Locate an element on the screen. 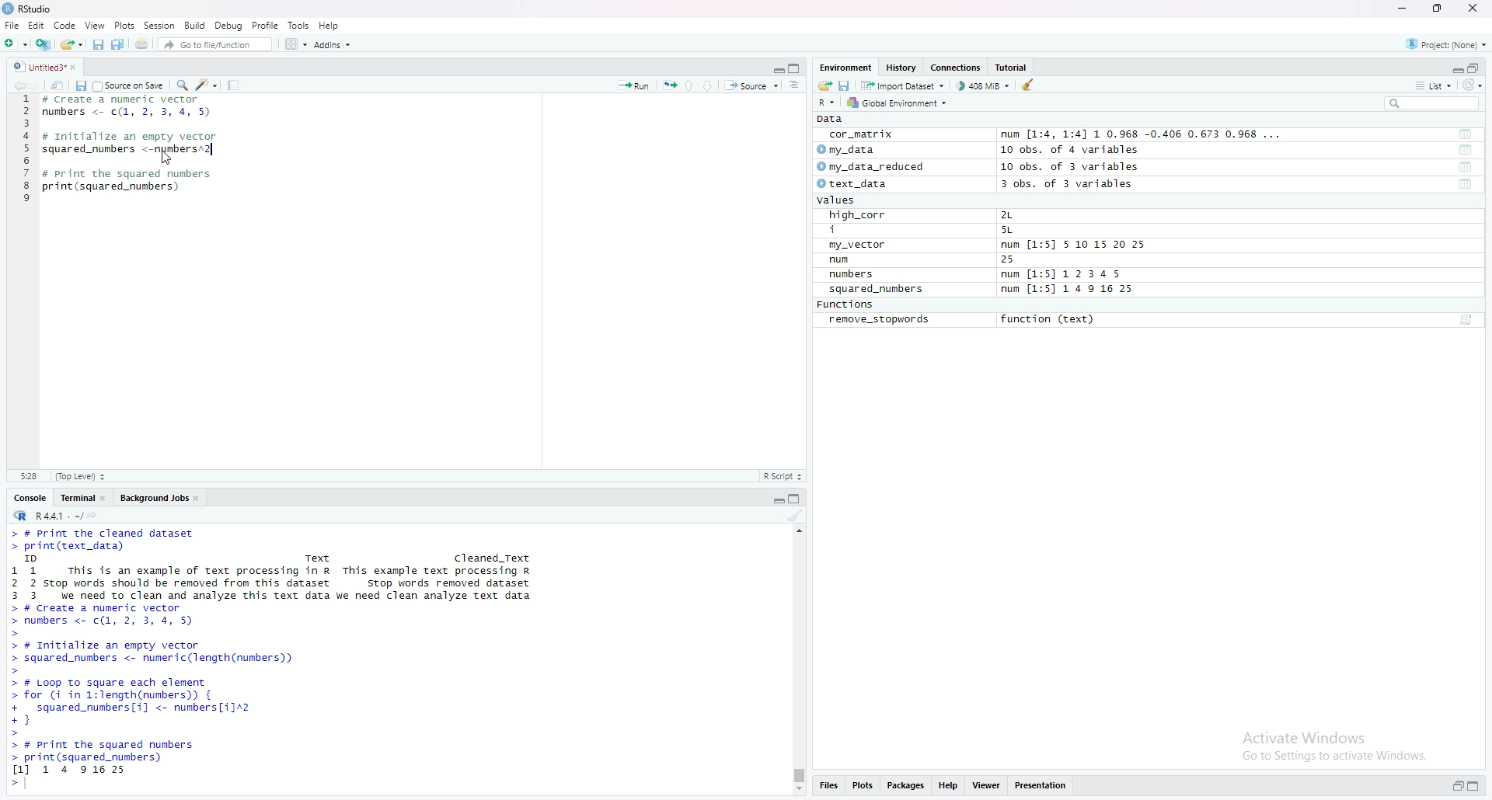 This screenshot has height=800, width=1492. R is located at coordinates (828, 102).